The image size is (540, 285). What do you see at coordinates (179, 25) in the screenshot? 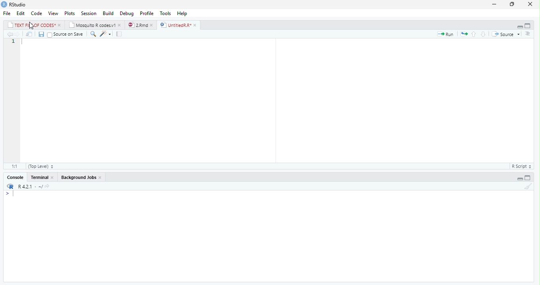
I see `UntitiedR.R` at bounding box center [179, 25].